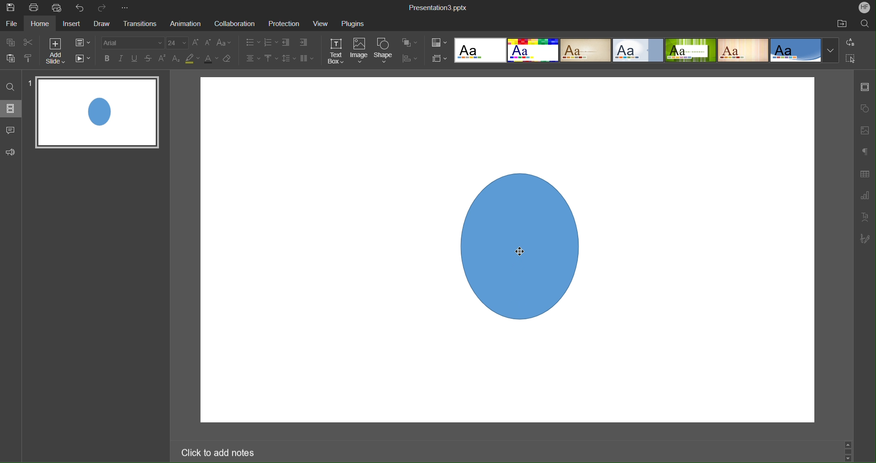  What do you see at coordinates (354, 24) in the screenshot?
I see `Plugins` at bounding box center [354, 24].